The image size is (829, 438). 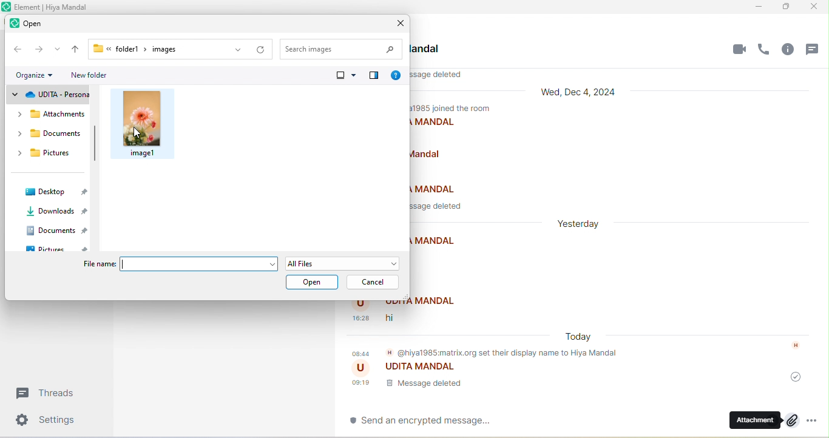 What do you see at coordinates (57, 50) in the screenshot?
I see `recent location ` at bounding box center [57, 50].